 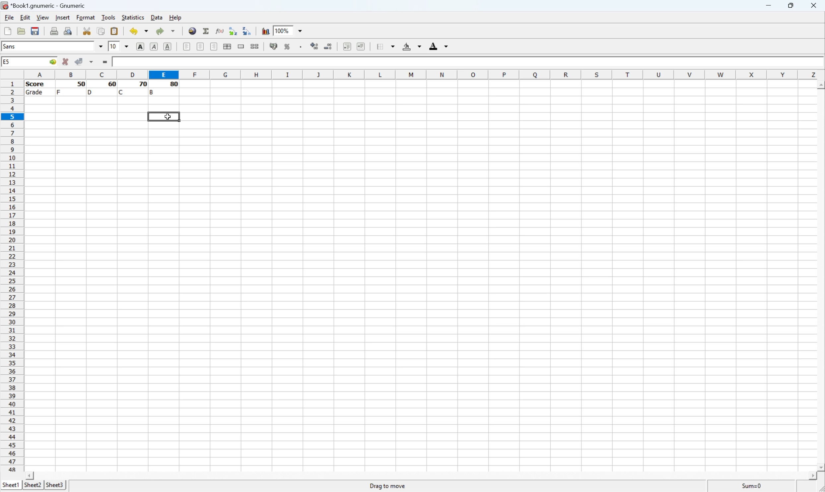 I want to click on 10, so click(x=111, y=47).